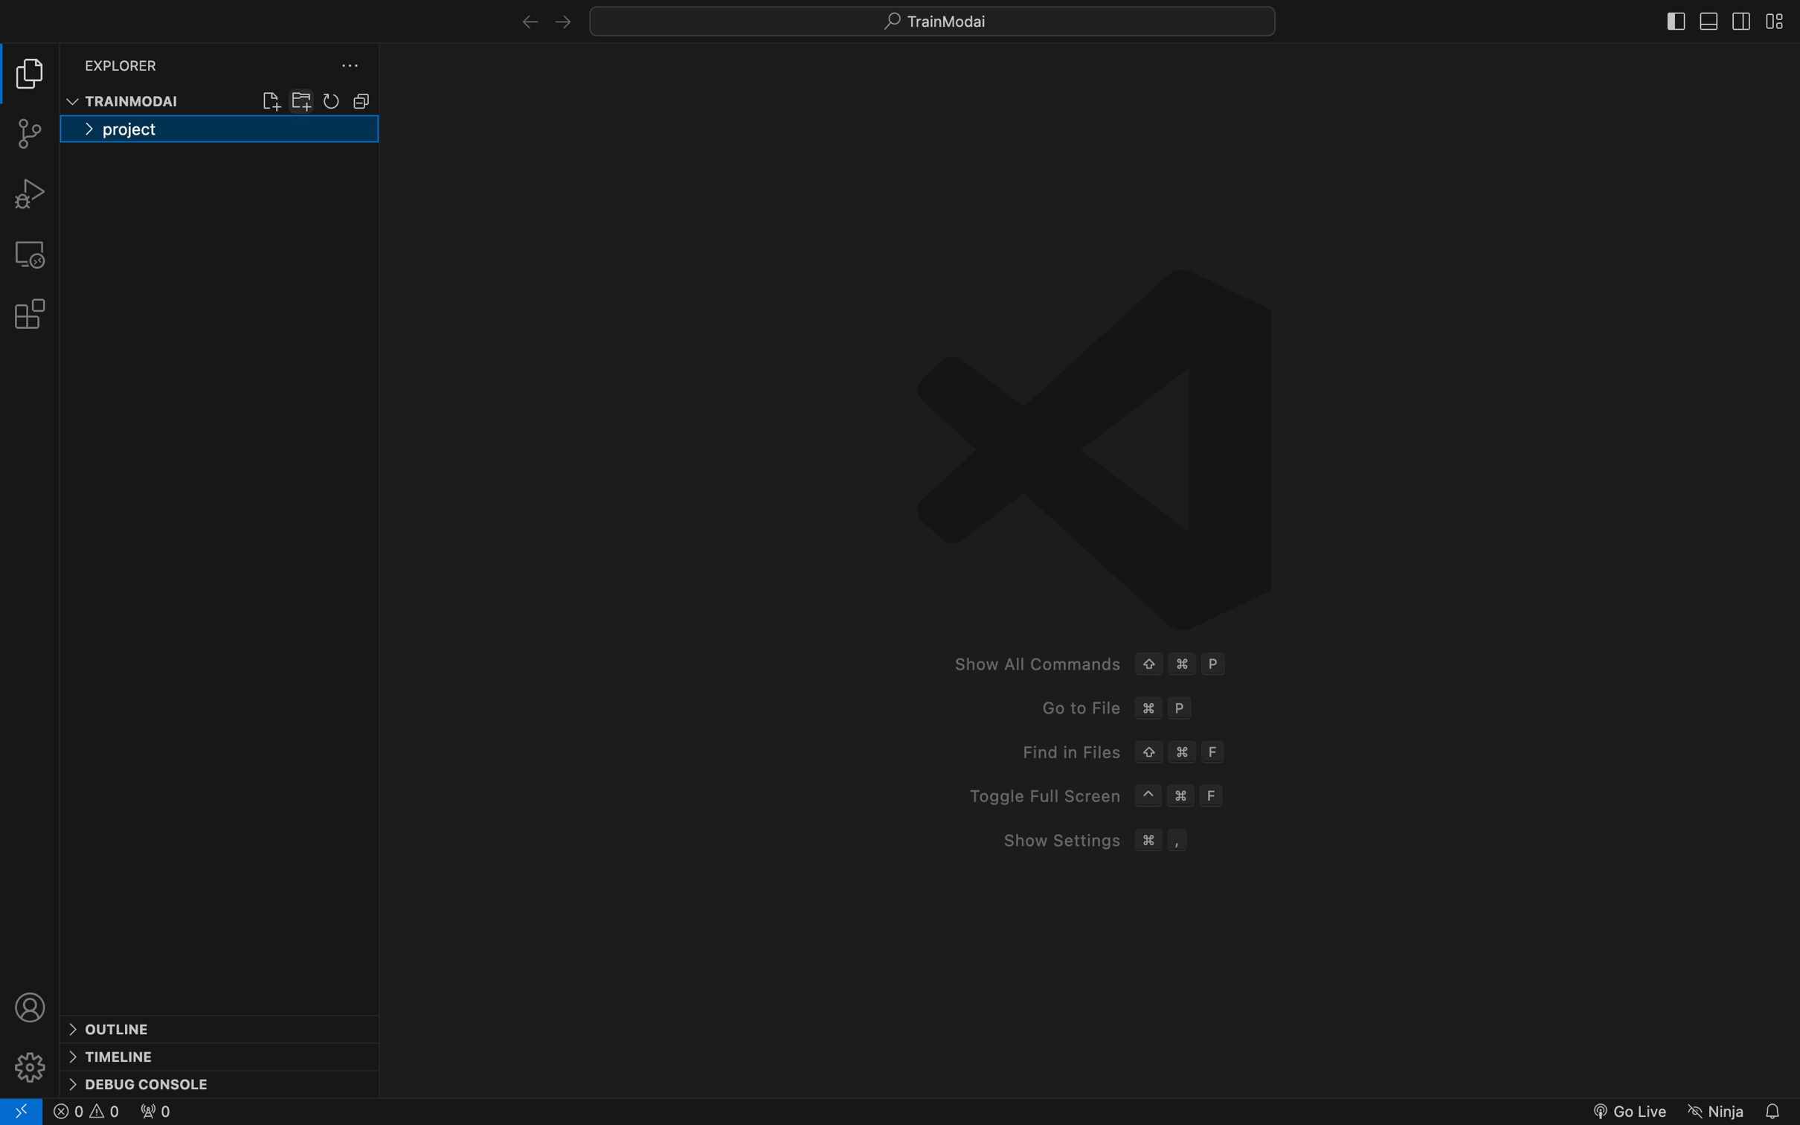 The height and width of the screenshot is (1125, 1800). I want to click on toggle sidebar, so click(1780, 17).